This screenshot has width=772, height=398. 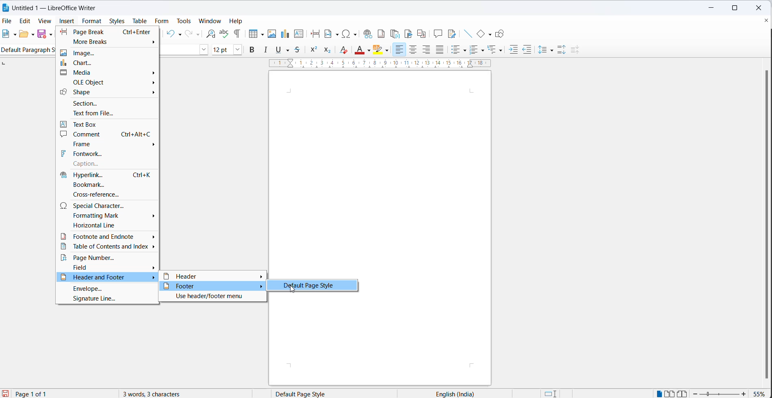 I want to click on open, so click(x=22, y=35).